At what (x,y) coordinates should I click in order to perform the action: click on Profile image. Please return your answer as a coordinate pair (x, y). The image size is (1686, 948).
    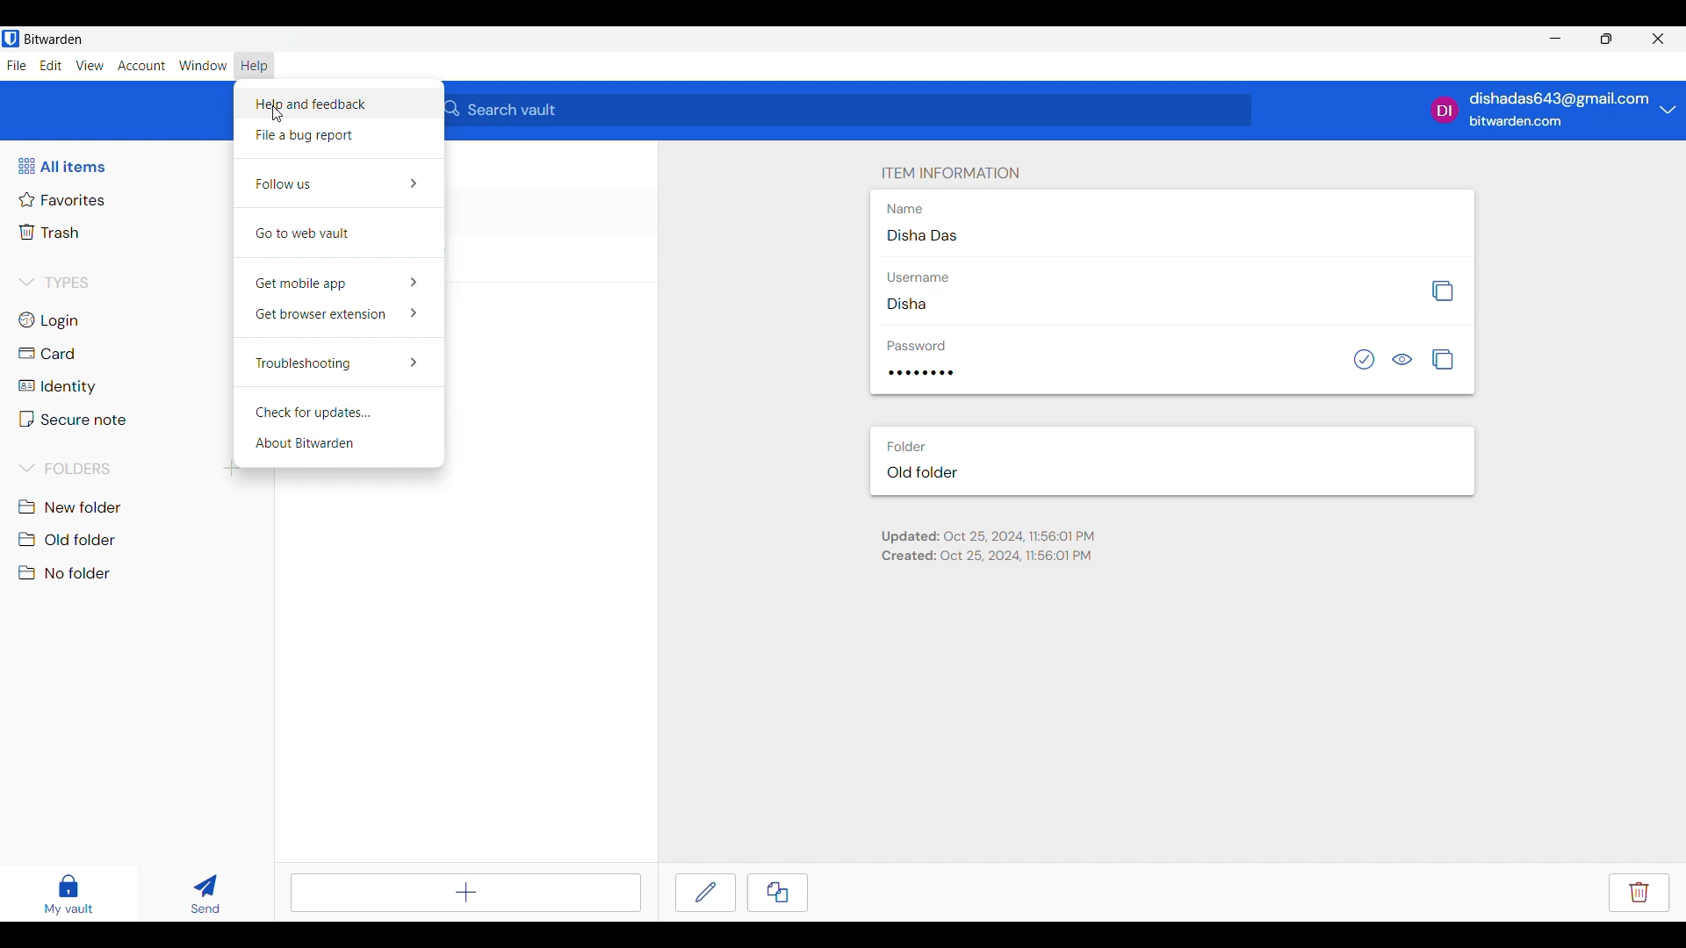
    Looking at the image, I should click on (1445, 110).